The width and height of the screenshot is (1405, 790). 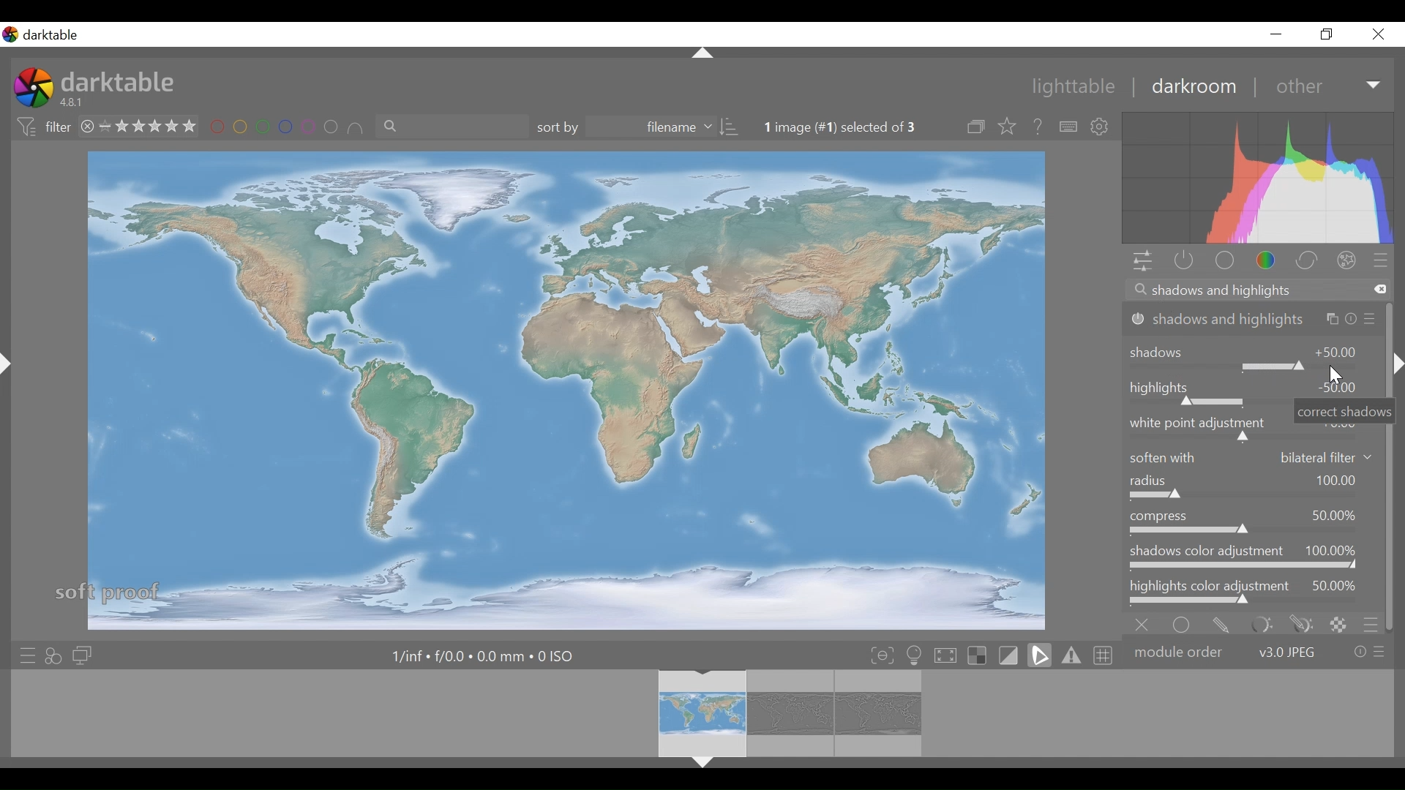 What do you see at coordinates (1253, 558) in the screenshot?
I see `shadow color adjustments` at bounding box center [1253, 558].